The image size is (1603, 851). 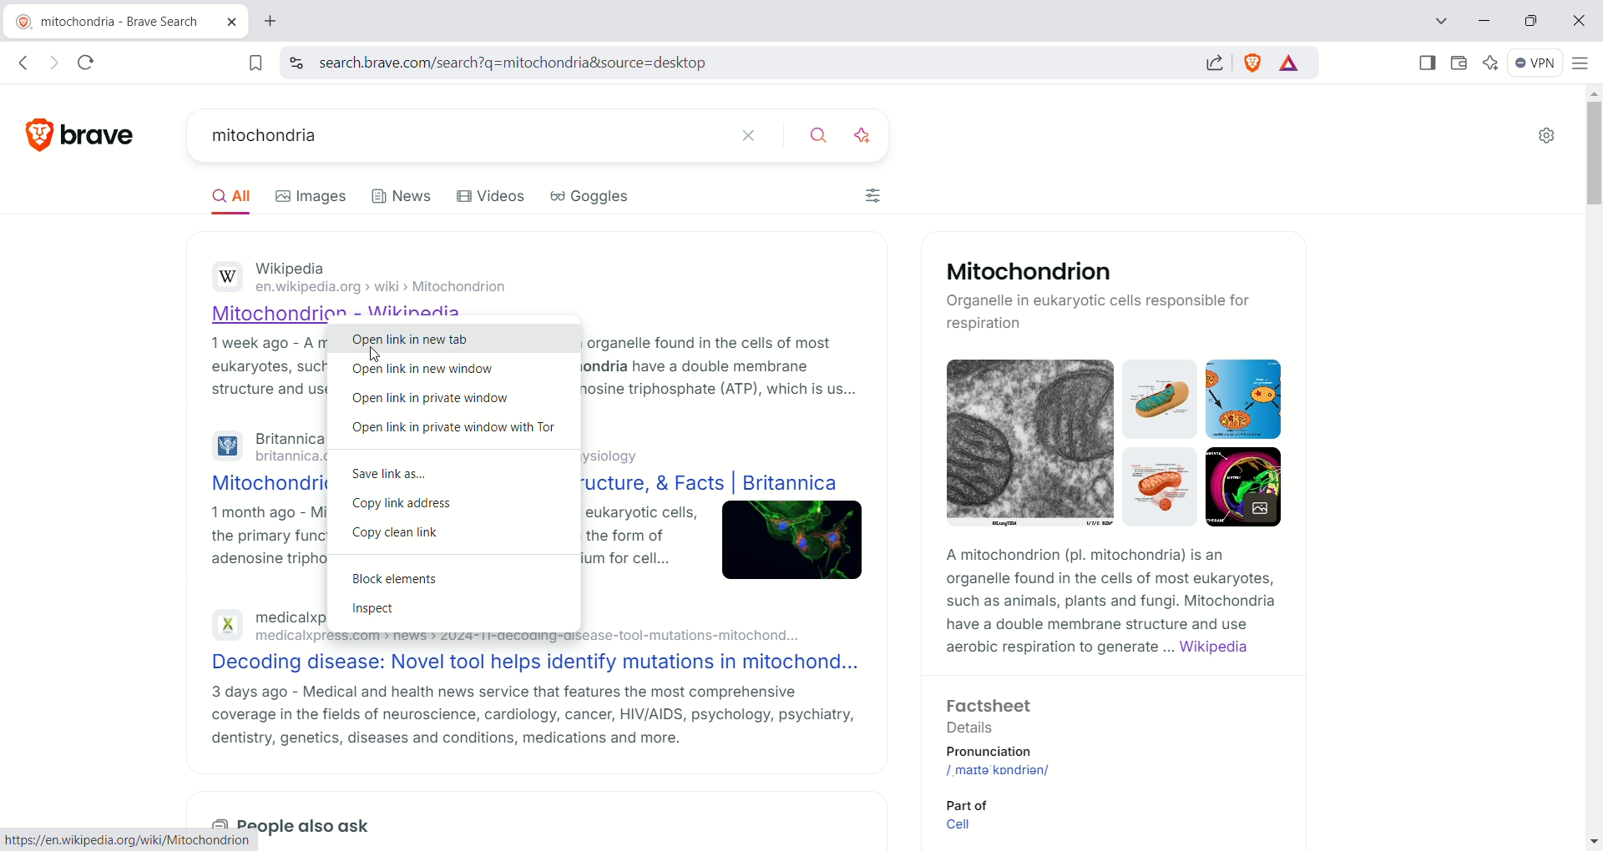 What do you see at coordinates (796, 540) in the screenshot?
I see `image` at bounding box center [796, 540].